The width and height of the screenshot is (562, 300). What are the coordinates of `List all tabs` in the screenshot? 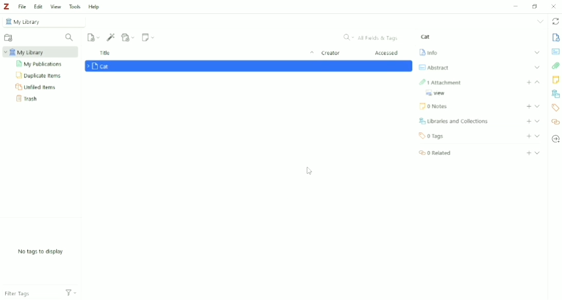 It's located at (541, 21).